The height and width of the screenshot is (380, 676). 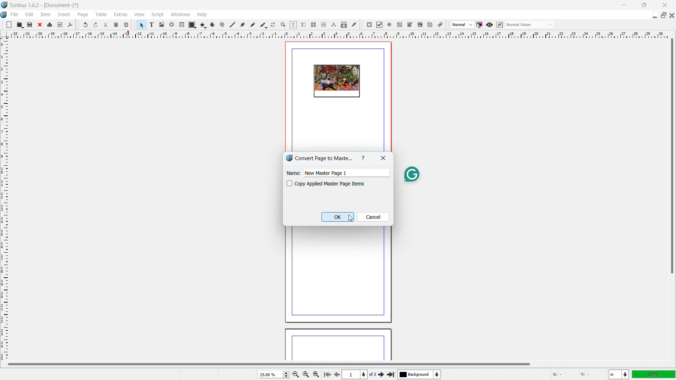 I want to click on Convert Page to Maste..., so click(x=324, y=158).